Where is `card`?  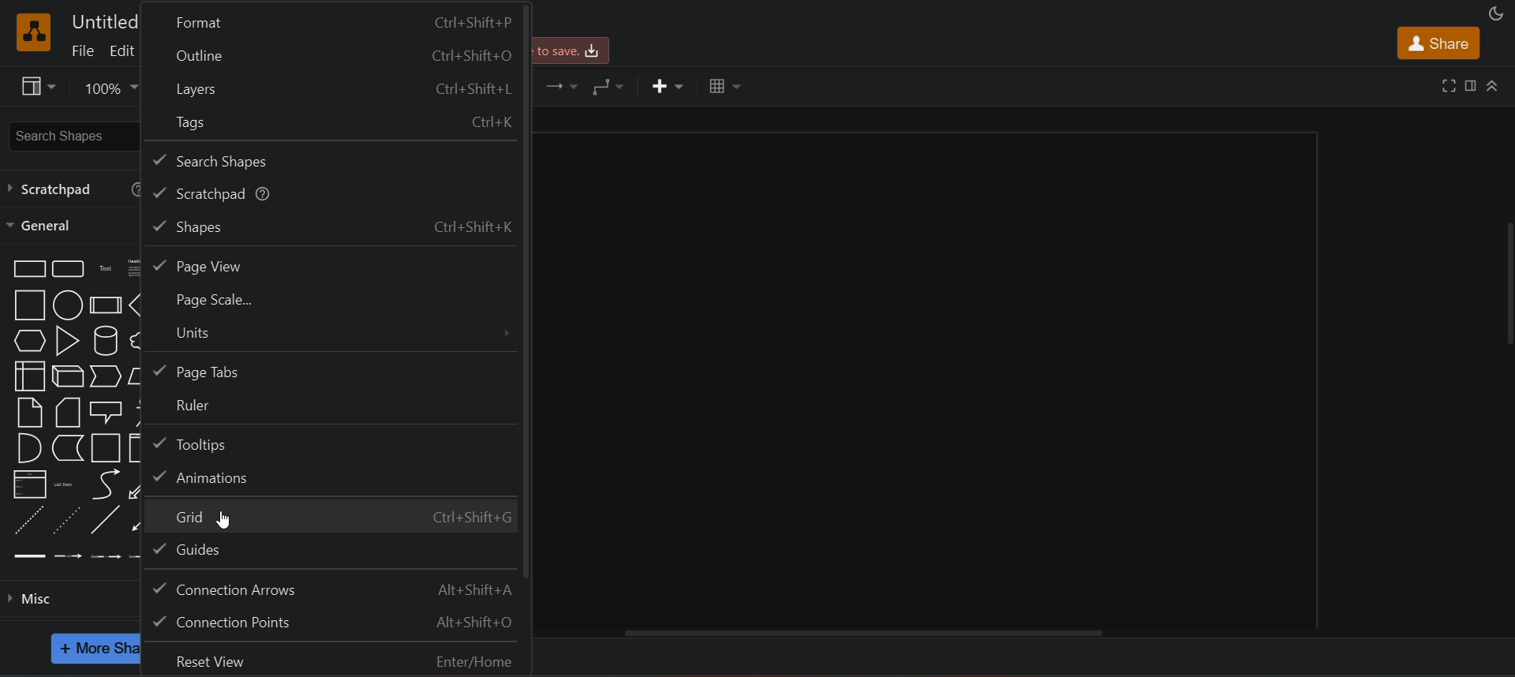 card is located at coordinates (68, 413).